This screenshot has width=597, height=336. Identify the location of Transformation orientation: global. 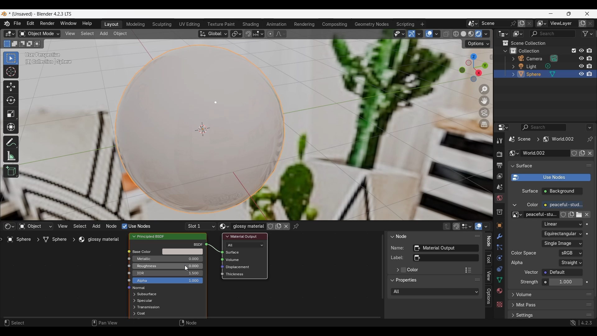
(213, 34).